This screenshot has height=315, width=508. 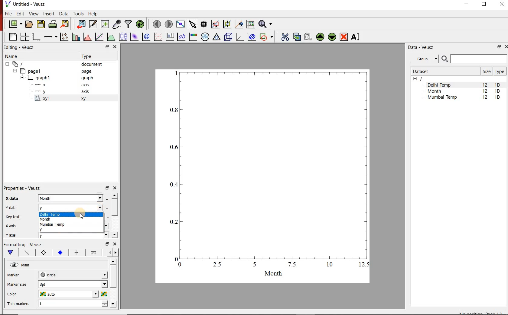 What do you see at coordinates (48, 13) in the screenshot?
I see `Insert` at bounding box center [48, 13].